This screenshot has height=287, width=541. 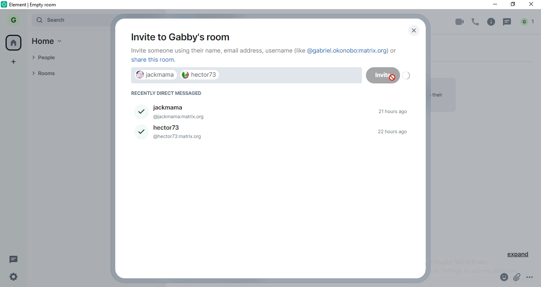 I want to click on restore, so click(x=513, y=5).